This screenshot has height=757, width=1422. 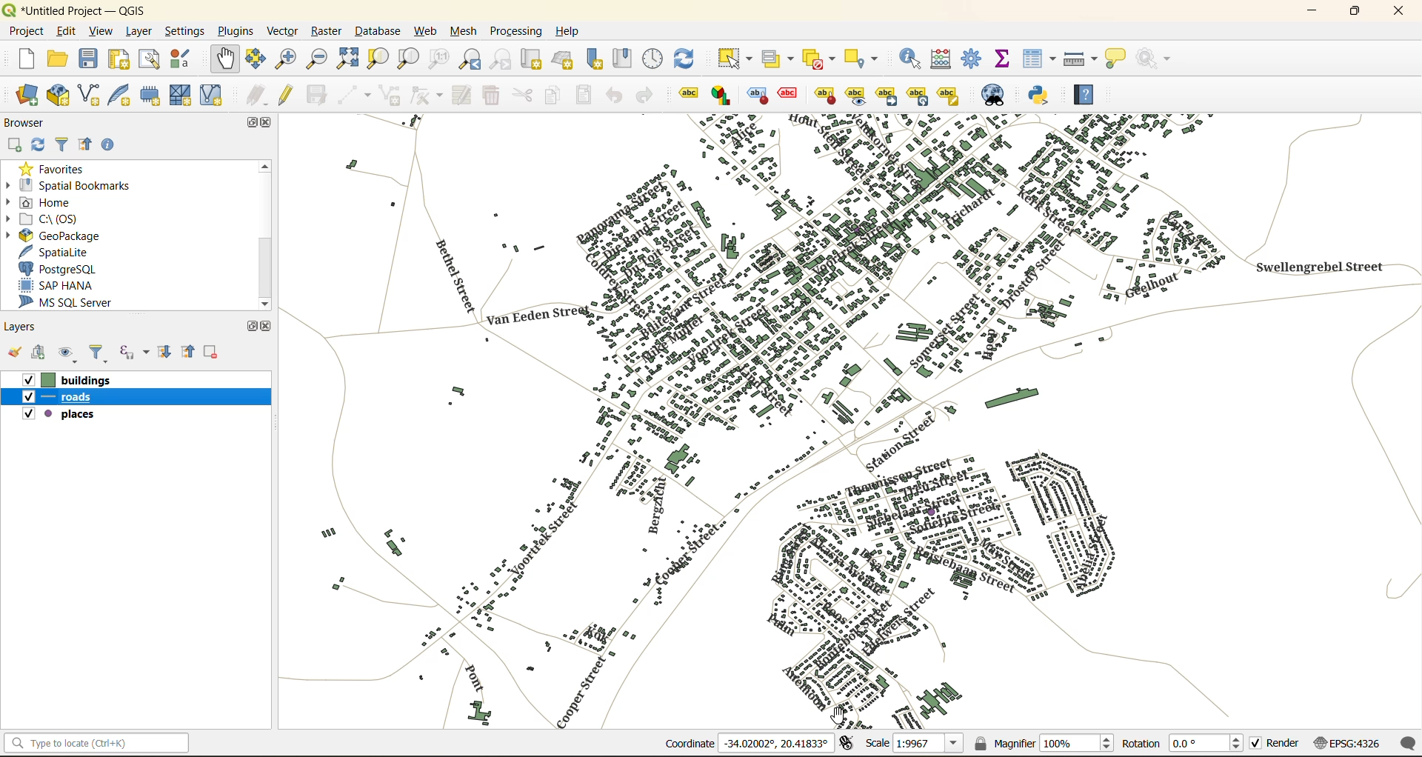 What do you see at coordinates (347, 60) in the screenshot?
I see `zoom full` at bounding box center [347, 60].